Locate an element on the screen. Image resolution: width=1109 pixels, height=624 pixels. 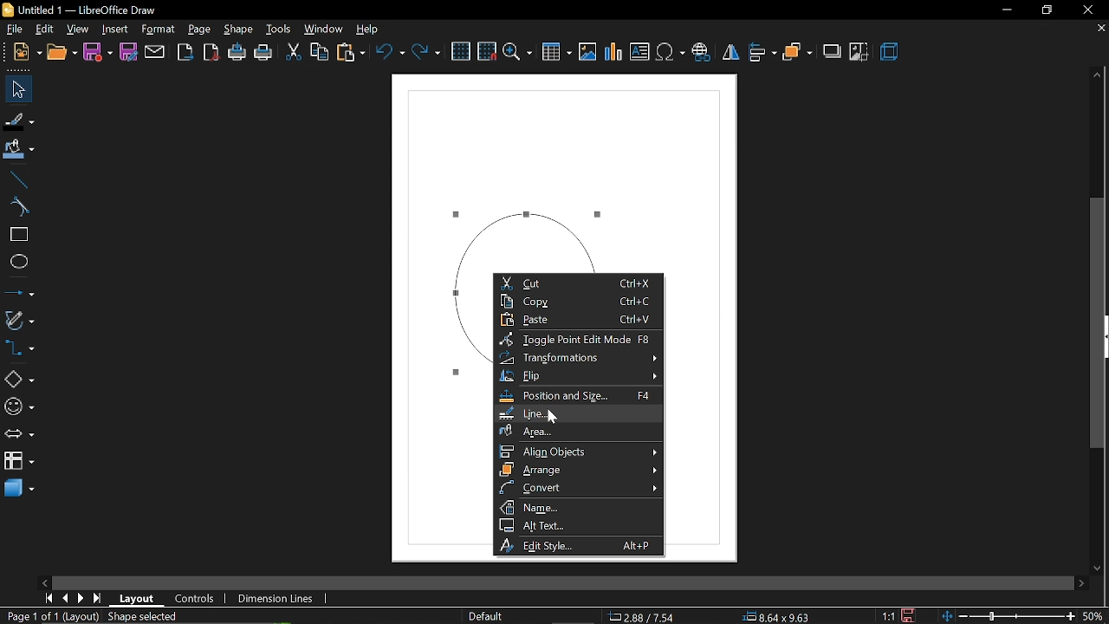
name is located at coordinates (580, 507).